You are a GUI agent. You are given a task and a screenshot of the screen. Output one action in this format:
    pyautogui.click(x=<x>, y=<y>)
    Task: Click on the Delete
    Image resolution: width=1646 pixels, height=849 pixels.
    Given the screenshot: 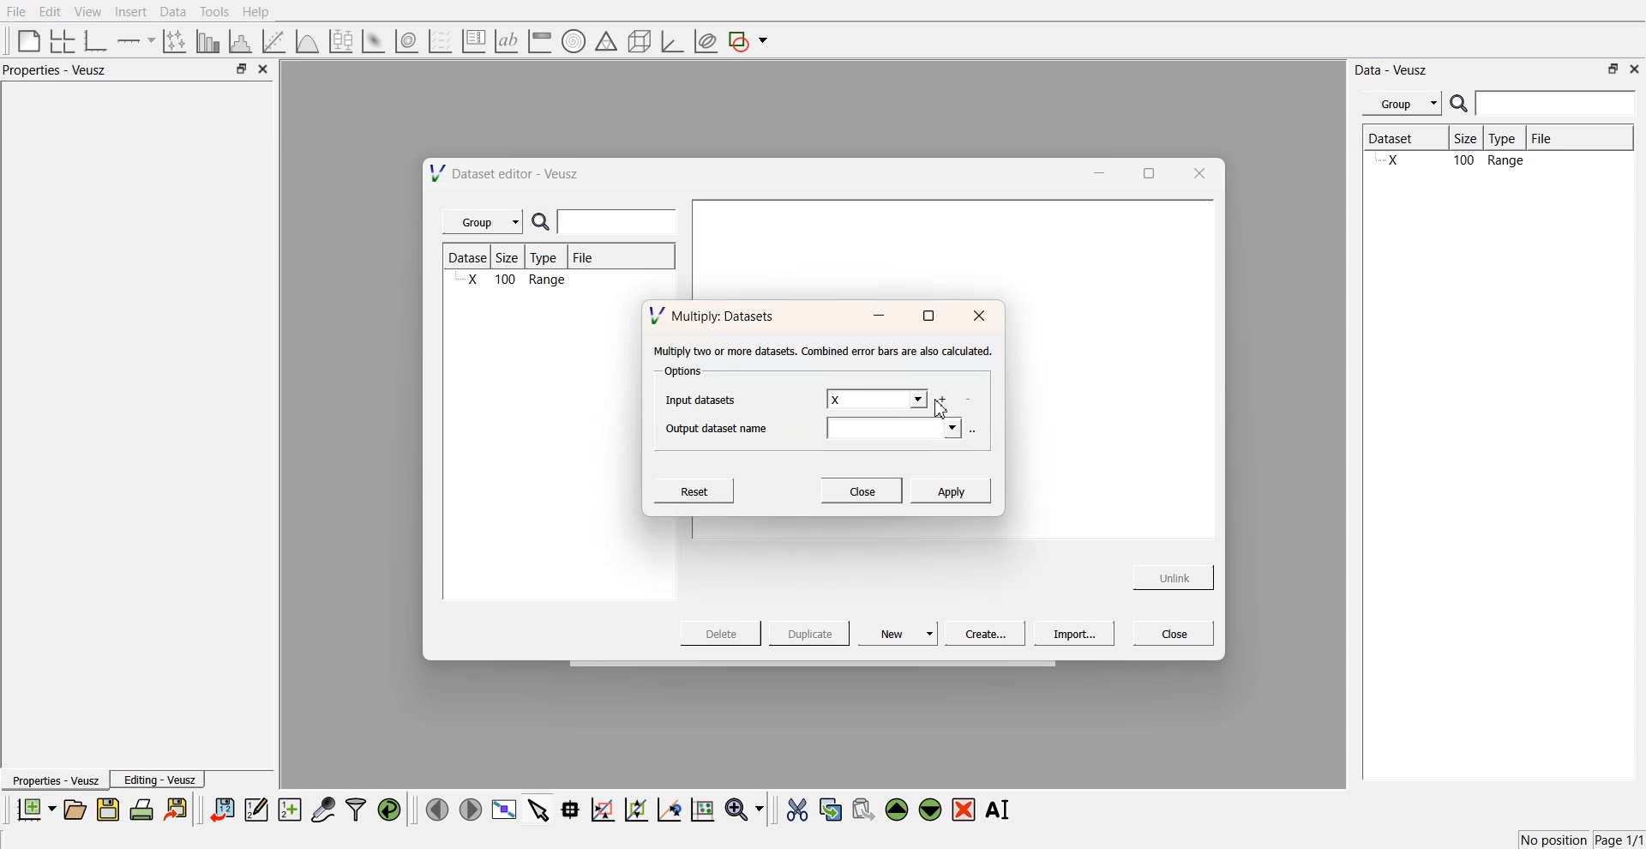 What is the action you would take?
    pyautogui.click(x=723, y=632)
    